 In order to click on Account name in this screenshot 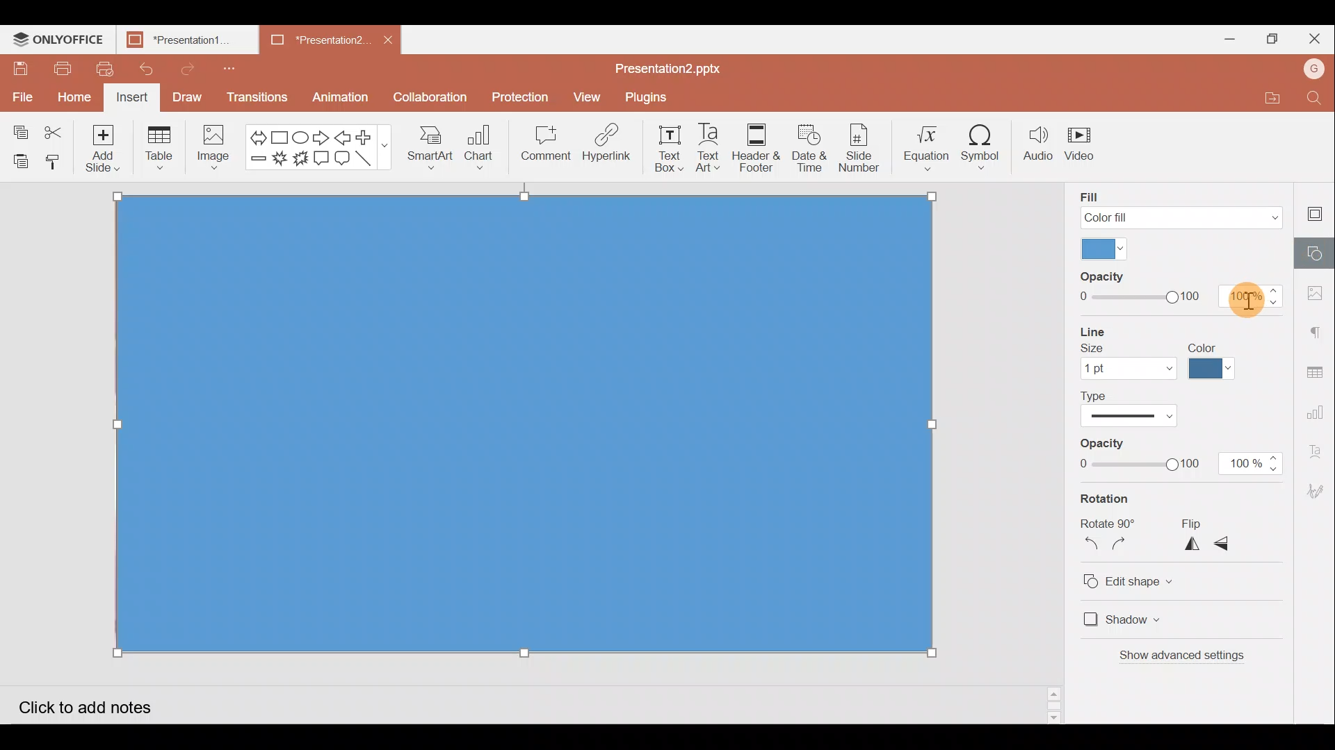, I will do `click(1316, 69)`.